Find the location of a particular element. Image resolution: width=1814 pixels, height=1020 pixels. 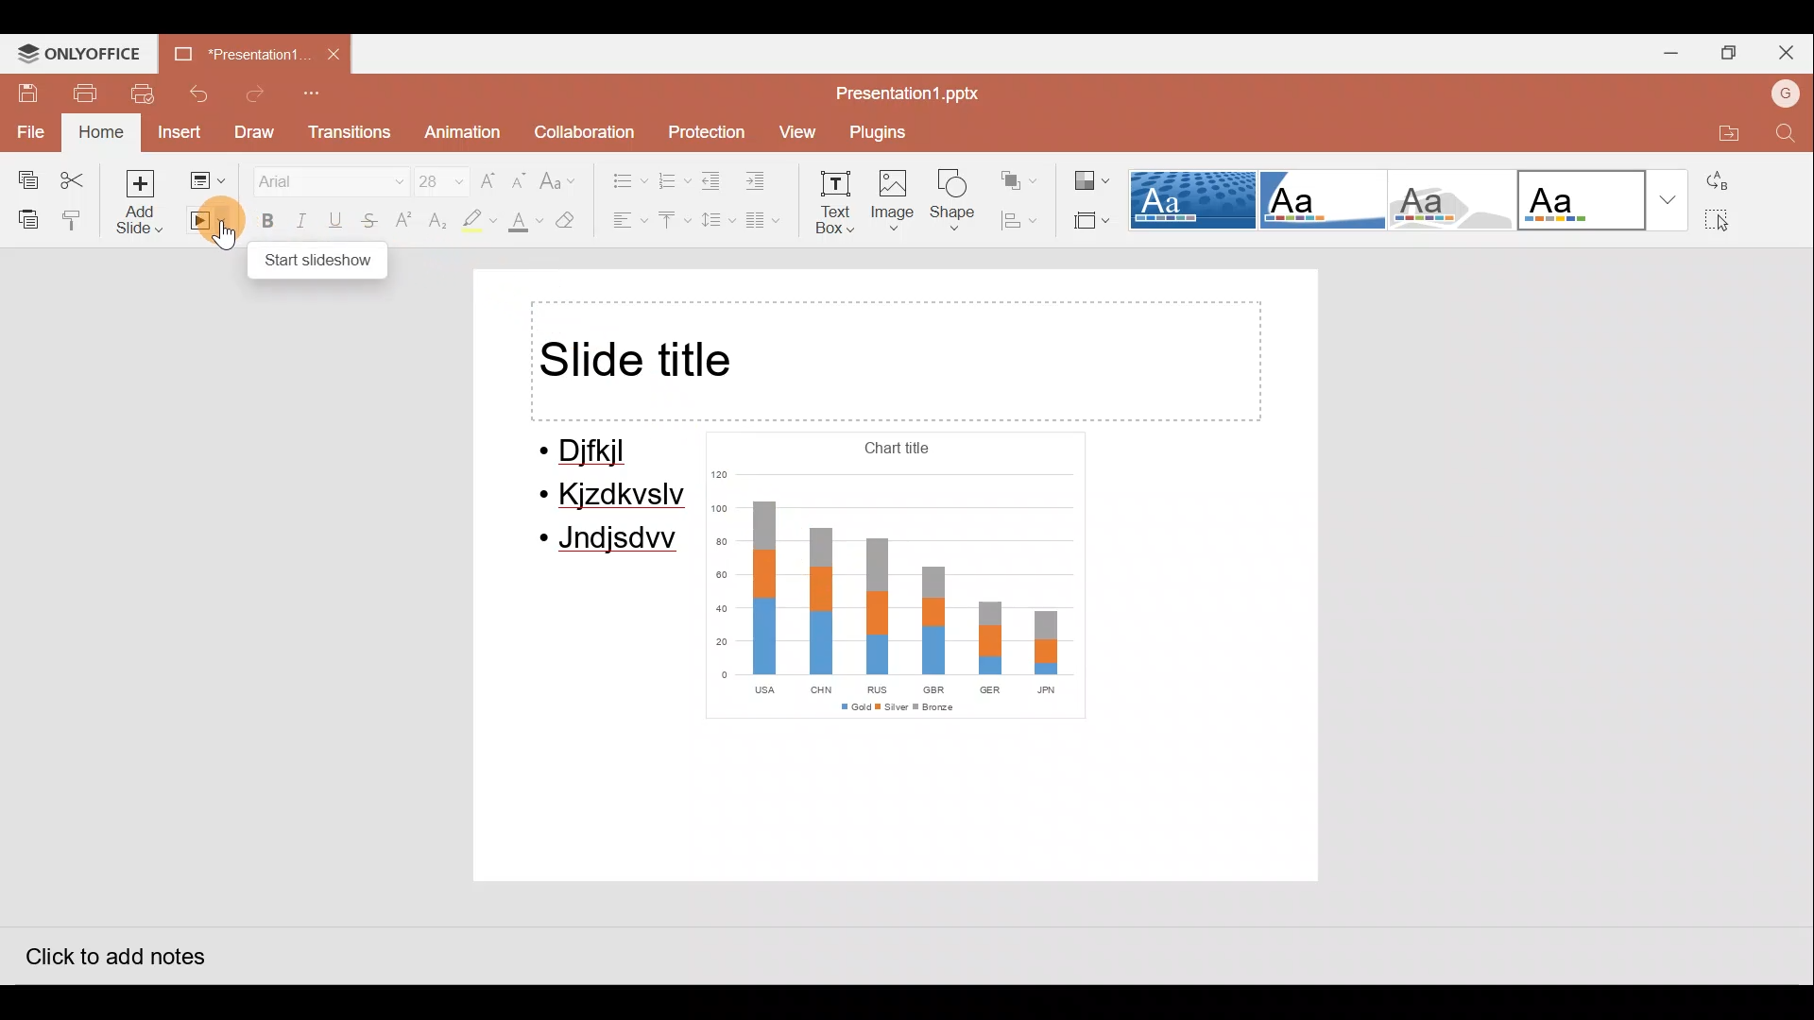

File is located at coordinates (26, 136).